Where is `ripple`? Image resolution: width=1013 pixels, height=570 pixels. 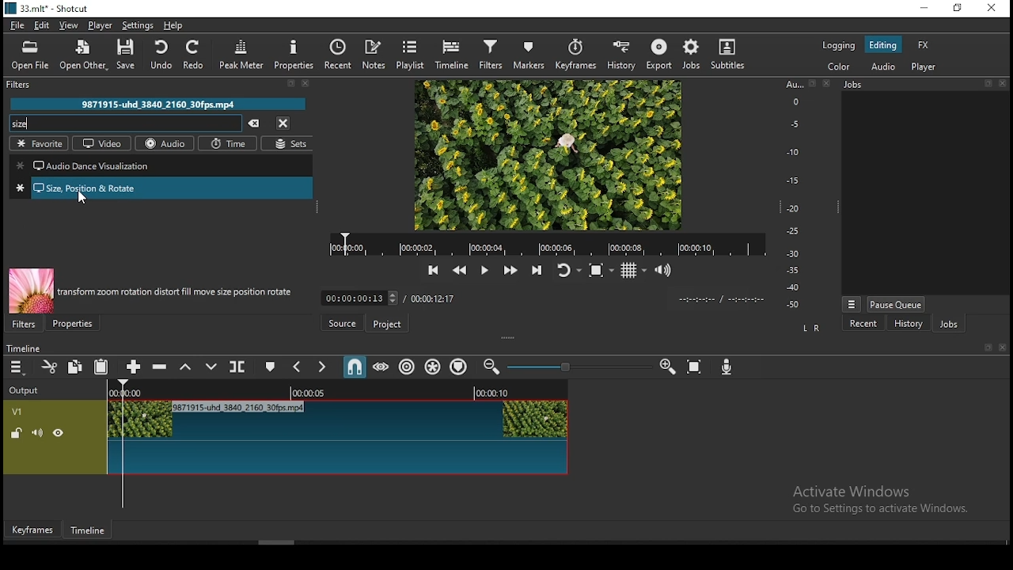
ripple is located at coordinates (407, 367).